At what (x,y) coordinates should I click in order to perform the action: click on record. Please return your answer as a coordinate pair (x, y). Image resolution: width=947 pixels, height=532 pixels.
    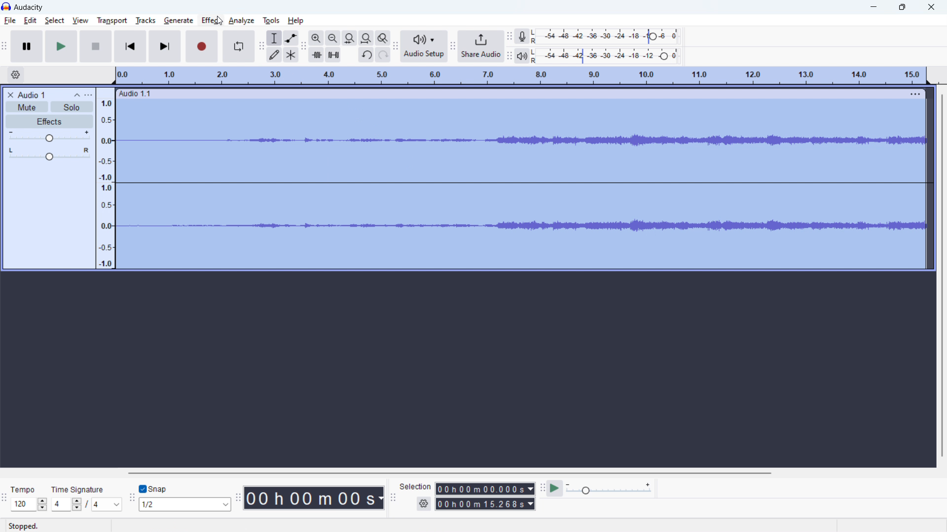
    Looking at the image, I should click on (202, 46).